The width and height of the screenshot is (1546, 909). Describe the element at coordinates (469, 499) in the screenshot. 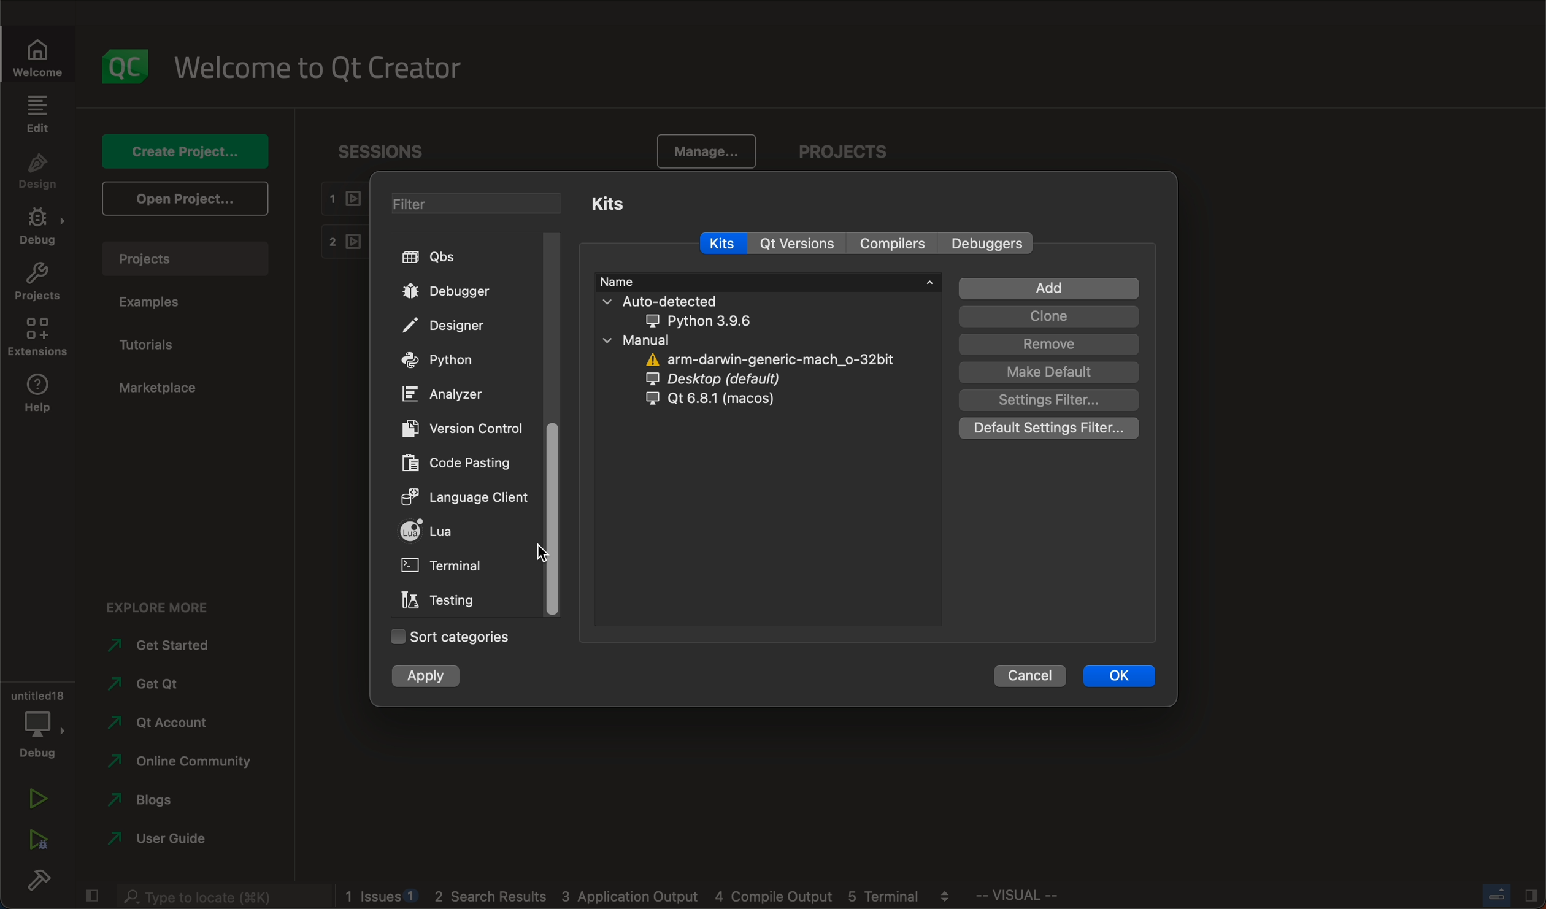

I see `language` at that location.